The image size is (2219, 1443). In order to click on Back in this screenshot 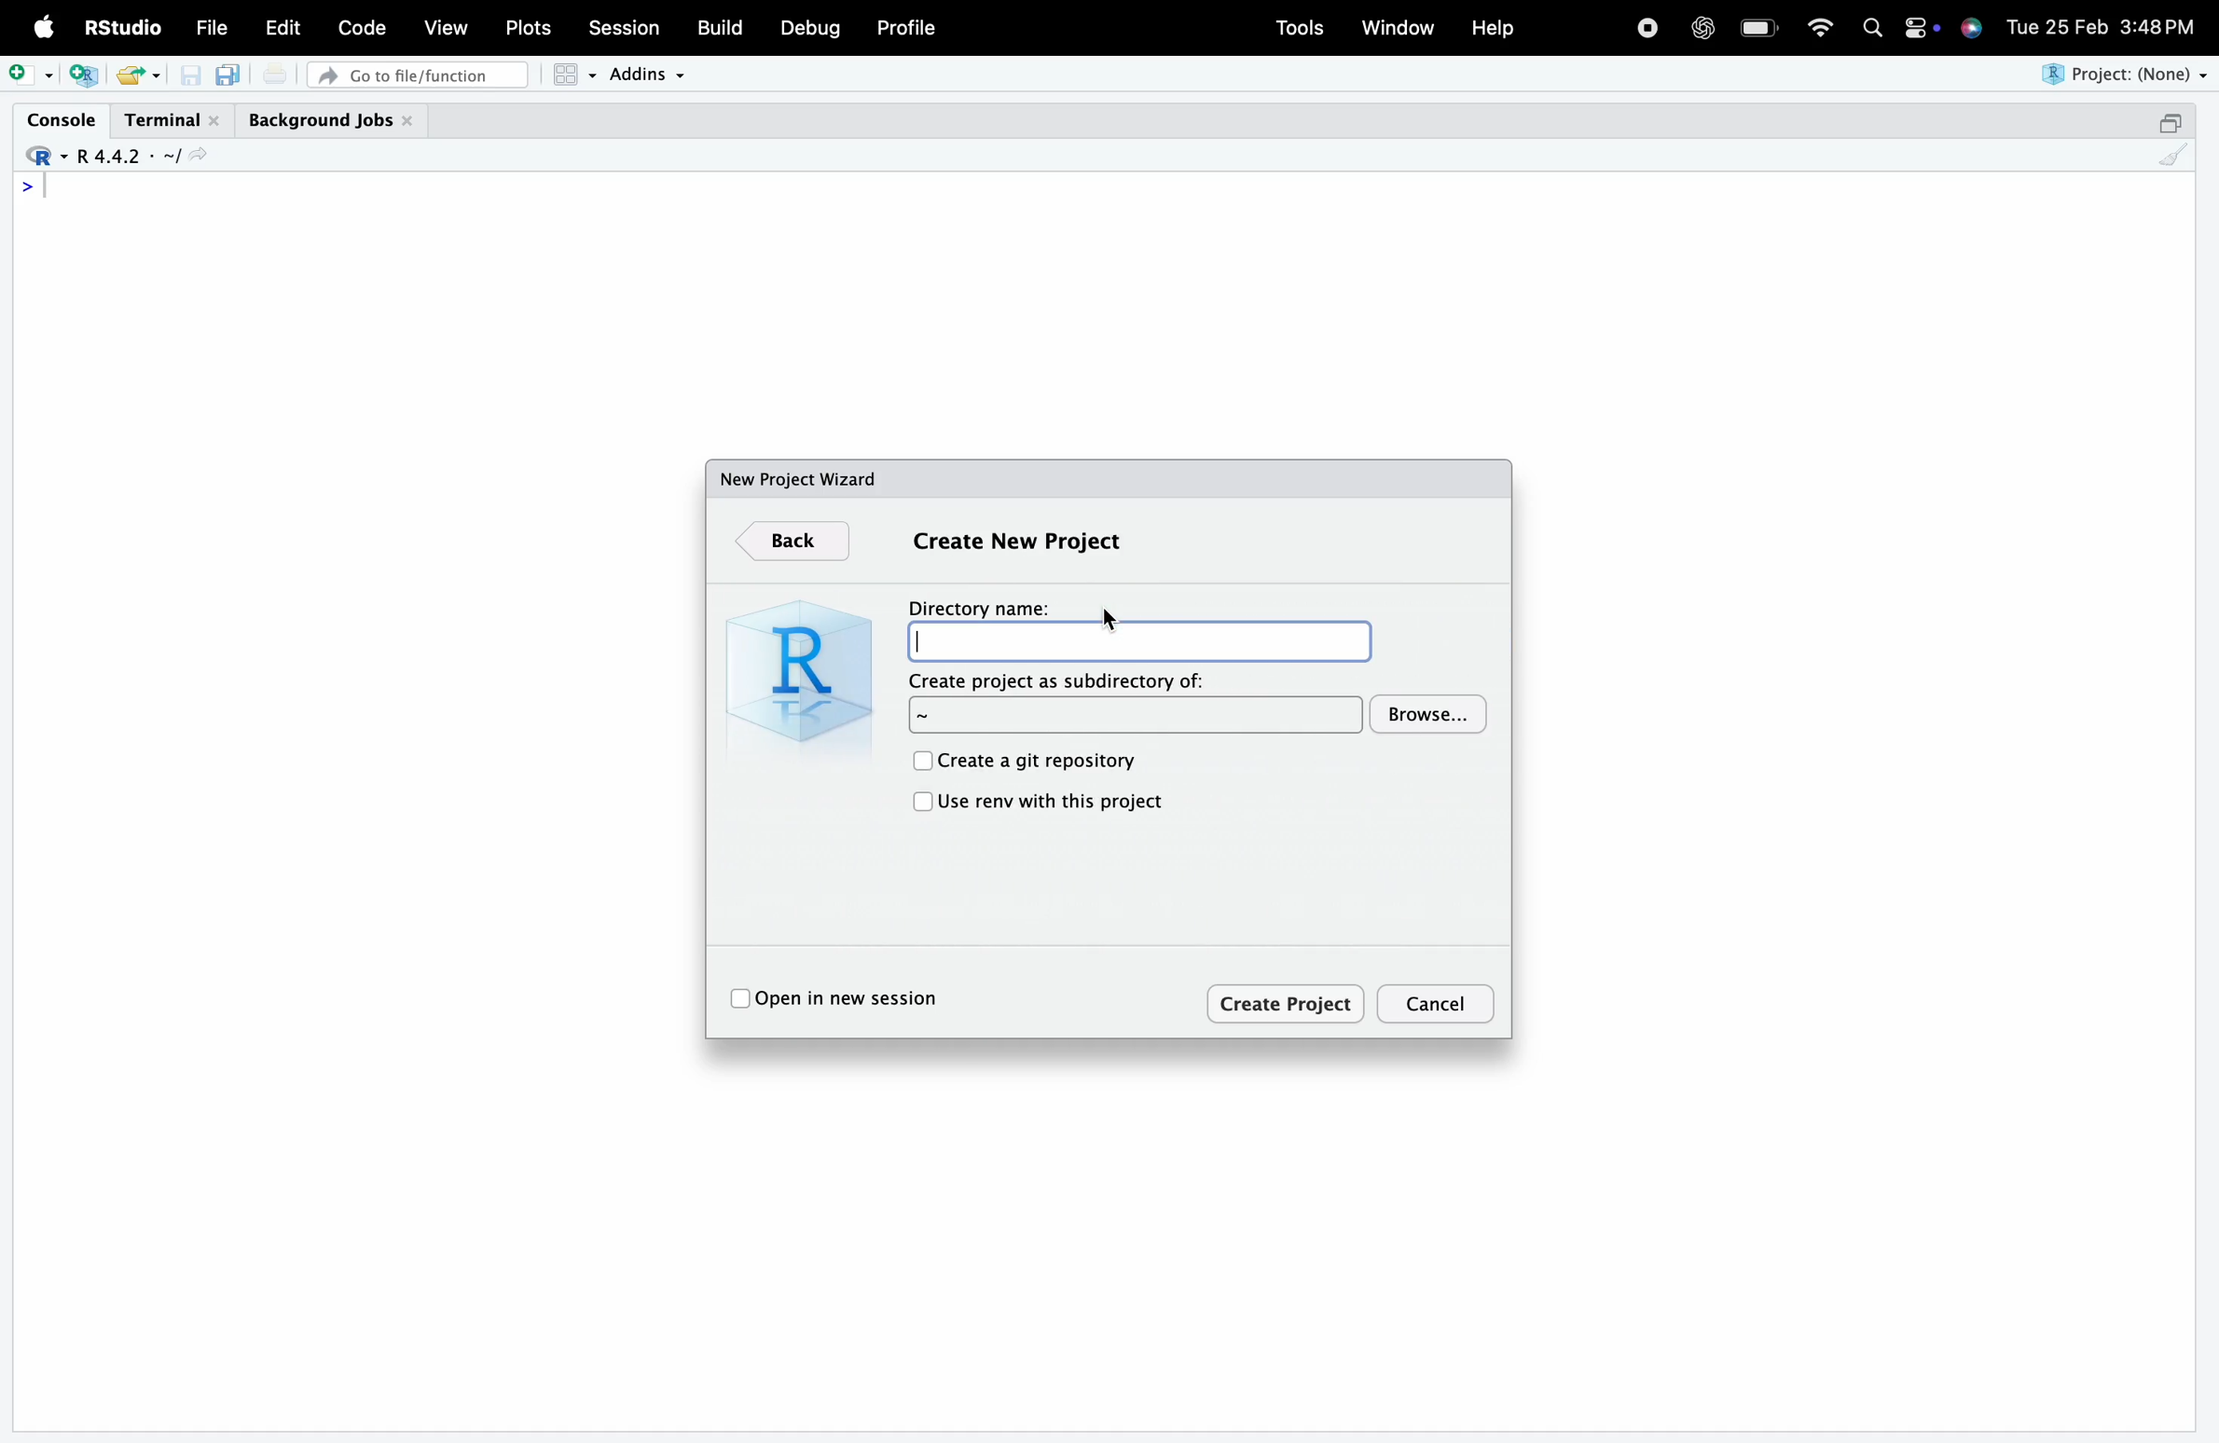, I will do `click(792, 543)`.